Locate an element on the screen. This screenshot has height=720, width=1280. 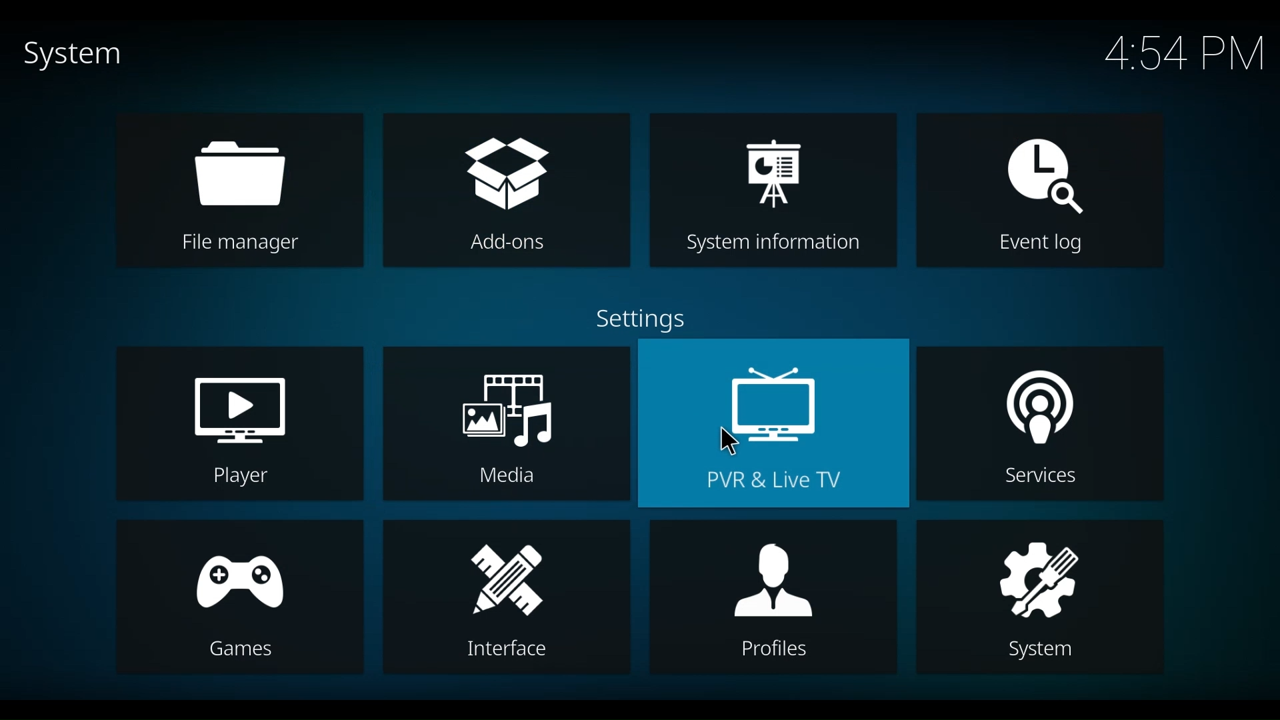
Cursor is located at coordinates (729, 441).